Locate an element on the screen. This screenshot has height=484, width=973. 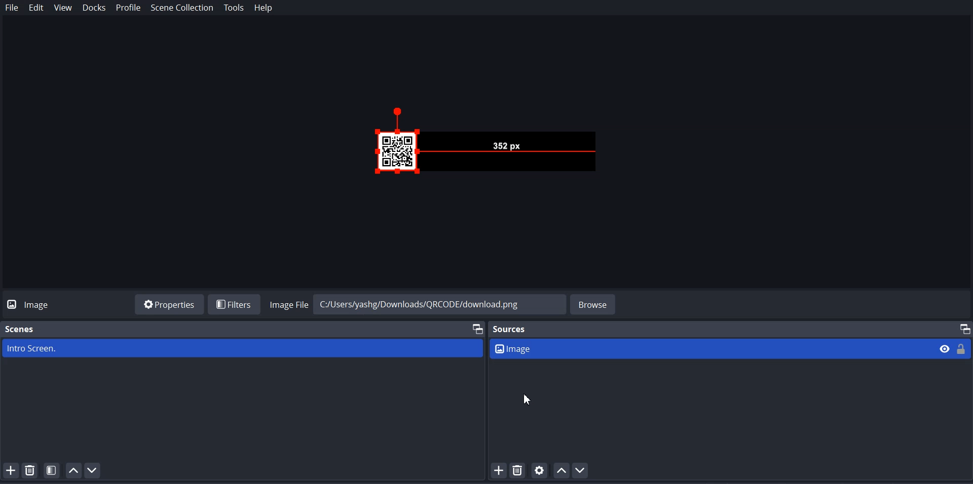
Preview Drag Handle is located at coordinates (495, 146).